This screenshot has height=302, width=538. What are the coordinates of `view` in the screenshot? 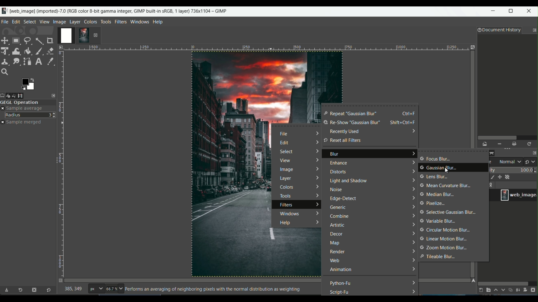 It's located at (284, 161).